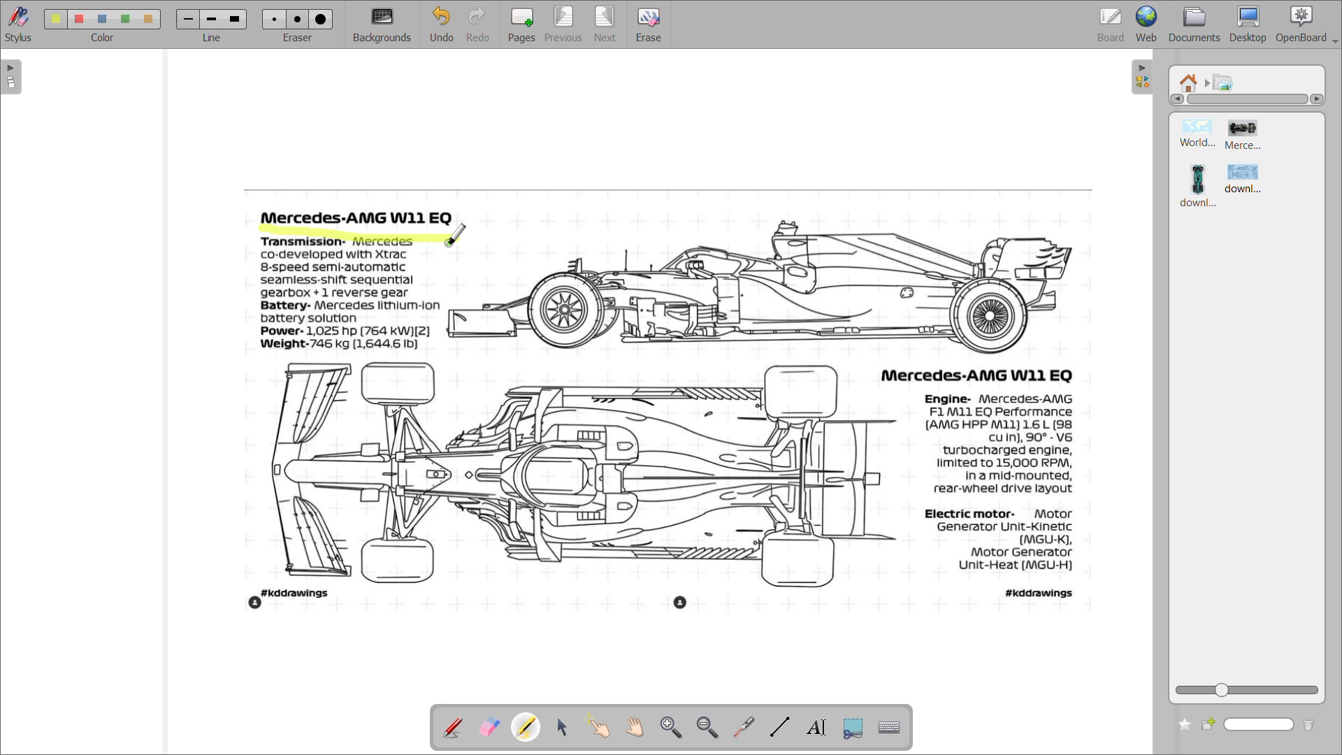 This screenshot has width=1342, height=755. I want to click on collapse, so click(1141, 78).